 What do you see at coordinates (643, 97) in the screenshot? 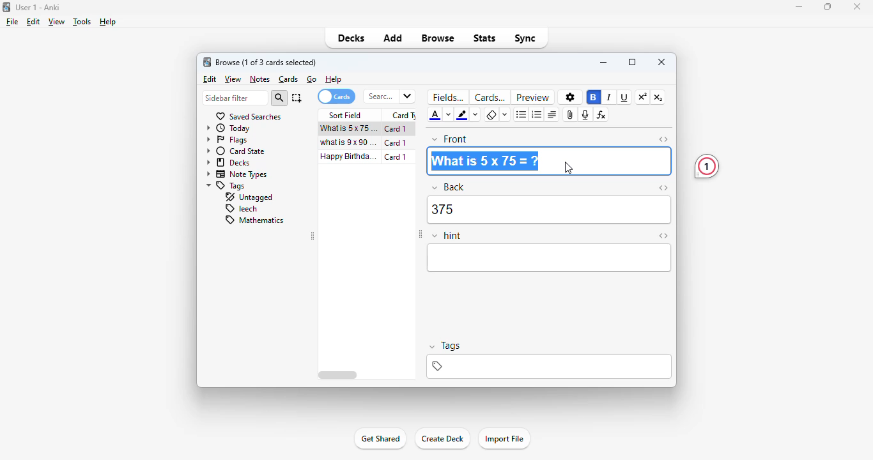
I see `superscript` at bounding box center [643, 97].